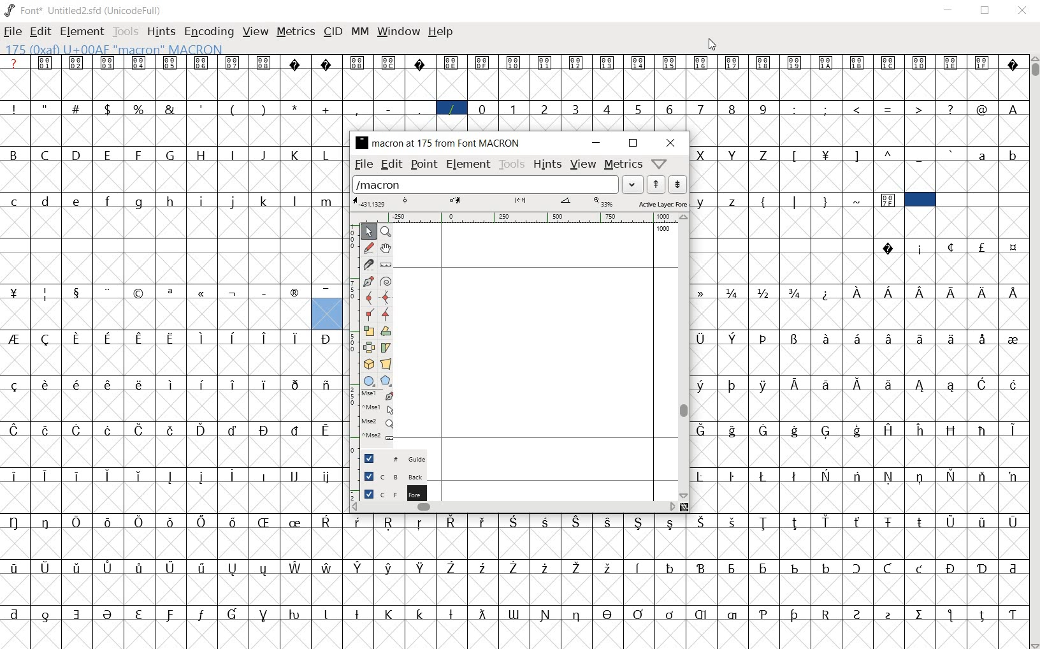 The image size is (1040, 649). Describe the element at coordinates (328, 292) in the screenshot. I see `Symbol` at that location.